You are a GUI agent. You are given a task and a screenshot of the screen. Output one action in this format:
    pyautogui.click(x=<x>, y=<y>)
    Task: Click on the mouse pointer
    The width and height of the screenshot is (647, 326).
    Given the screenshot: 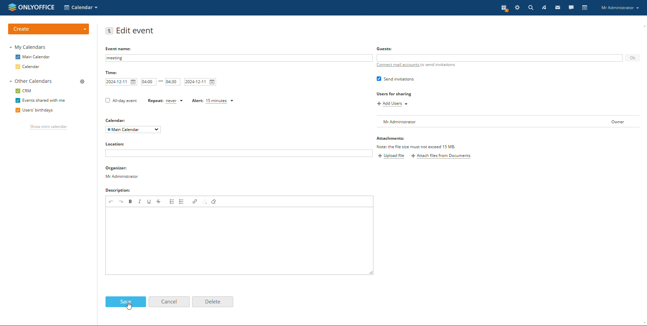 What is the action you would take?
    pyautogui.click(x=128, y=305)
    